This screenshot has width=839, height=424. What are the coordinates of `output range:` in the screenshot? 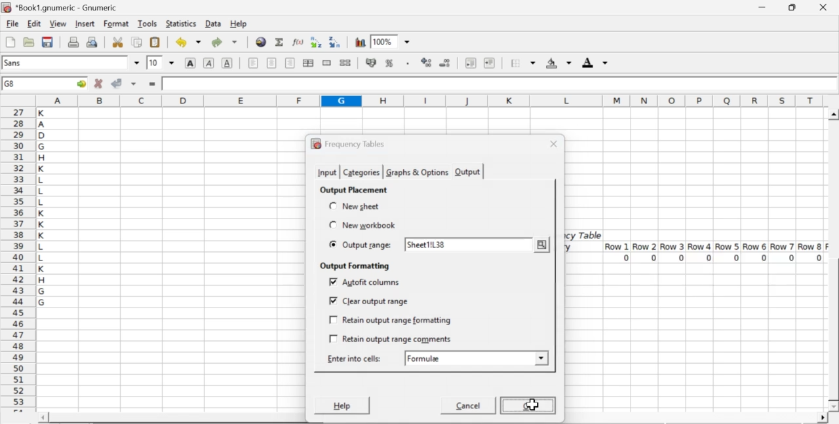 It's located at (361, 245).